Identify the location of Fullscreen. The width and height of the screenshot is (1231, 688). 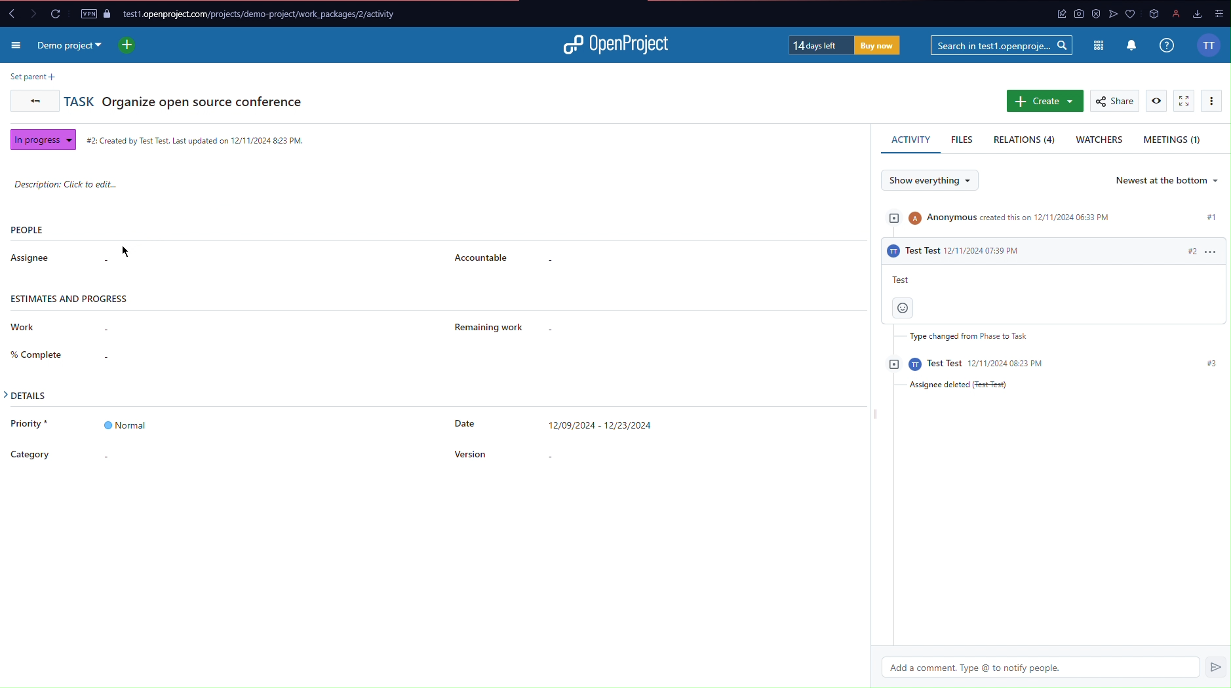
(1184, 101).